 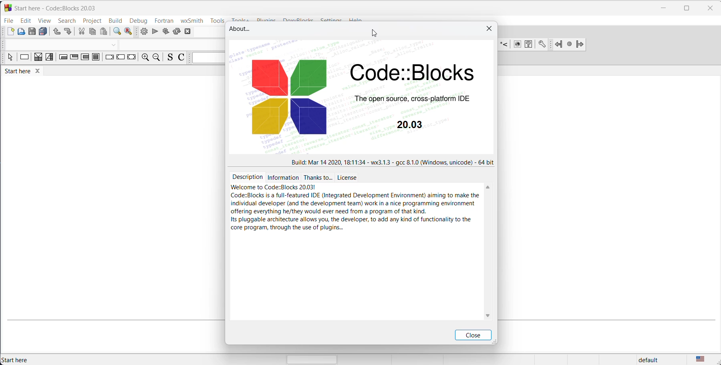 I want to click on close, so click(x=709, y=8).